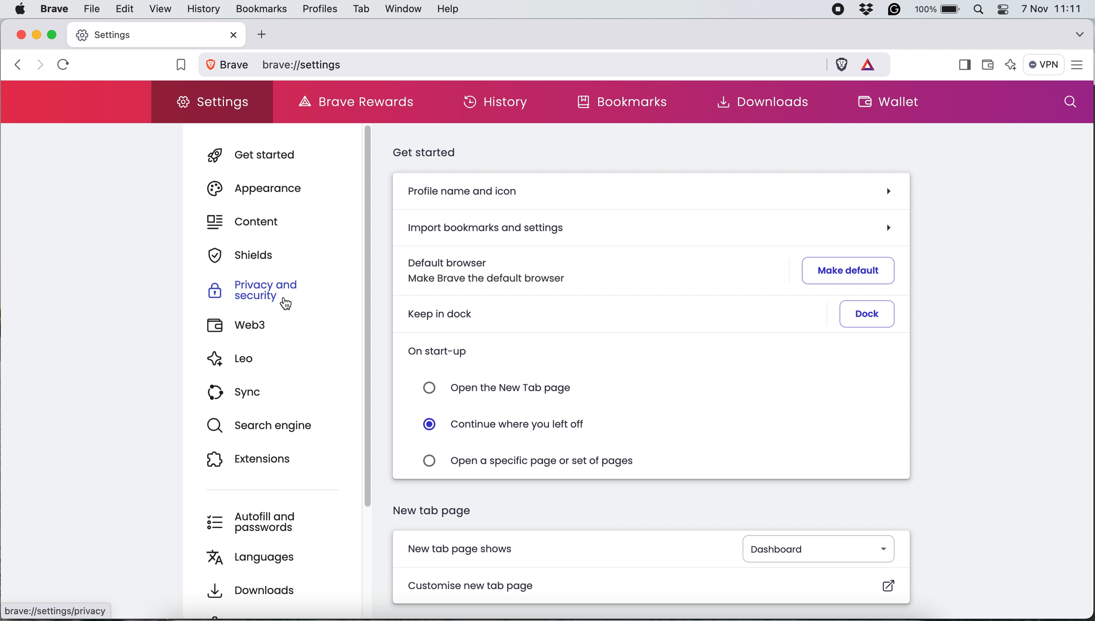 This screenshot has height=621, width=1095. I want to click on battery, so click(939, 9).